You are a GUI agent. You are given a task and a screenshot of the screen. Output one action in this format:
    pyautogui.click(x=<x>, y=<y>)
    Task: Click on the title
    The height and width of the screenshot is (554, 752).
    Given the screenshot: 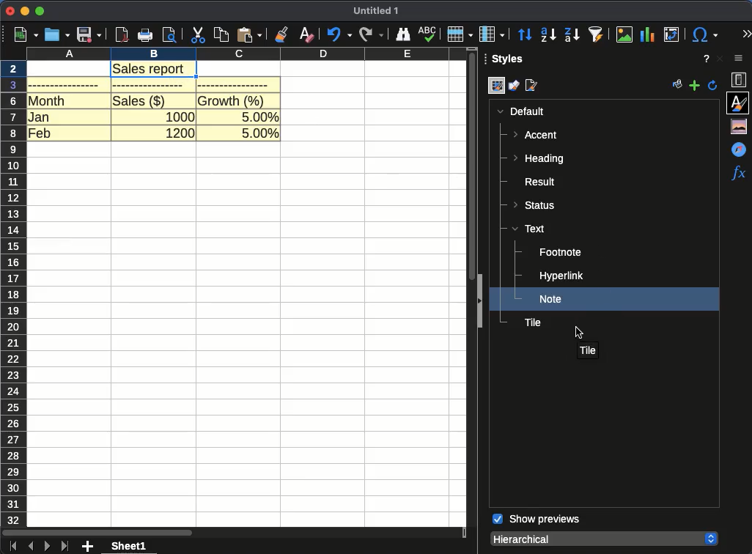 What is the action you would take?
    pyautogui.click(x=586, y=351)
    